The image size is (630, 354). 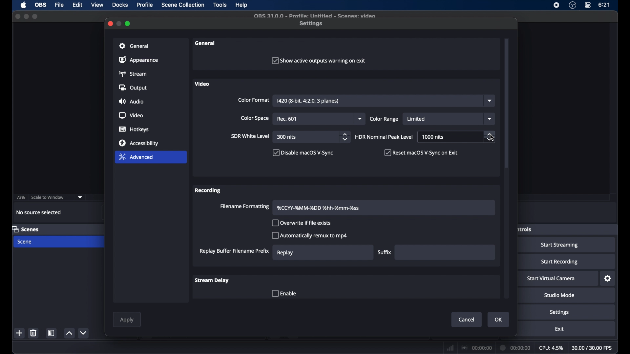 I want to click on dropdown, so click(x=490, y=100).